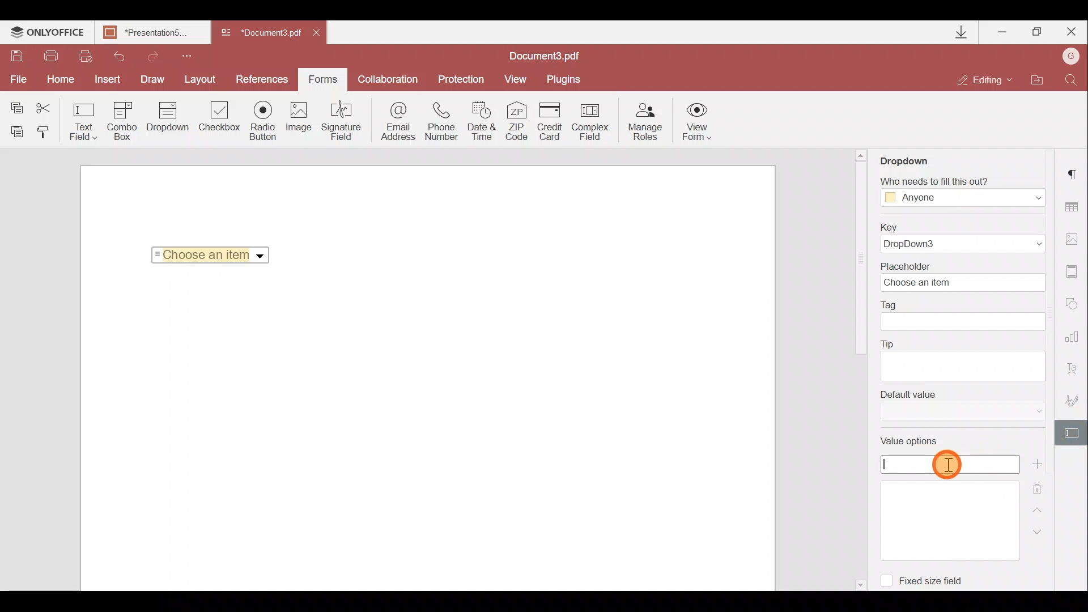 The width and height of the screenshot is (1088, 612). Describe the element at coordinates (591, 121) in the screenshot. I see `Complex field` at that location.